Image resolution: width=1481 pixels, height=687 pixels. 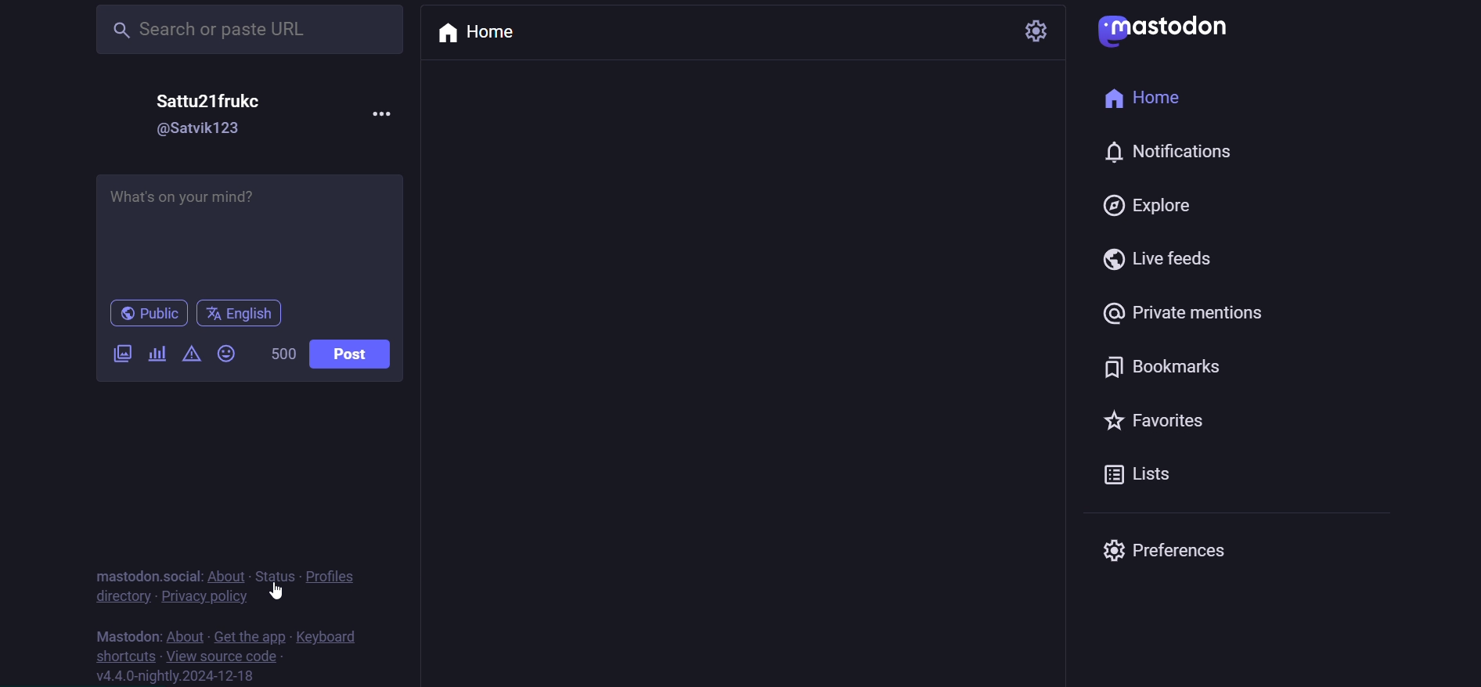 I want to click on directory, so click(x=119, y=600).